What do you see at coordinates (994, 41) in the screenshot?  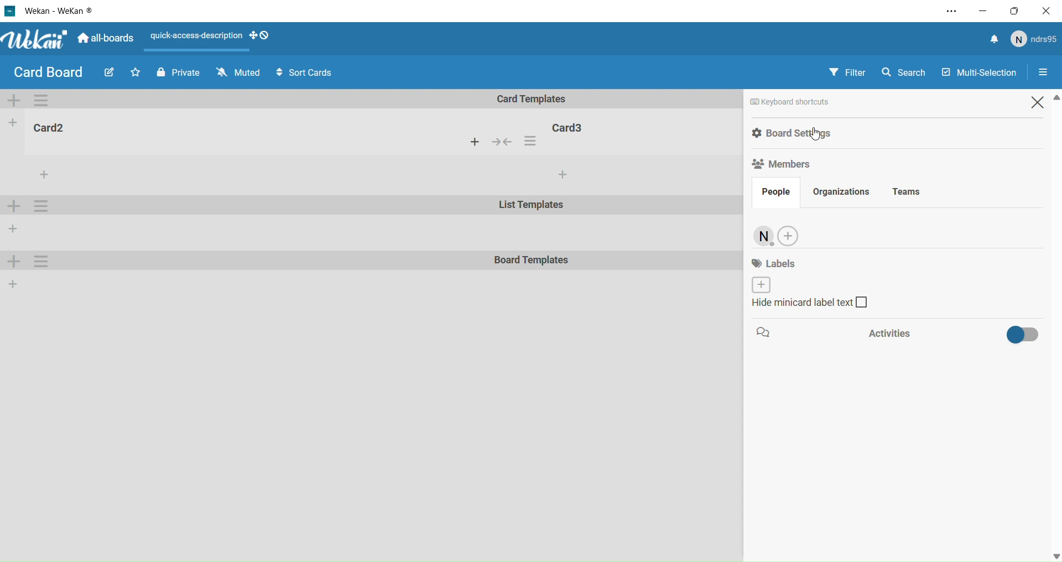 I see `` at bounding box center [994, 41].